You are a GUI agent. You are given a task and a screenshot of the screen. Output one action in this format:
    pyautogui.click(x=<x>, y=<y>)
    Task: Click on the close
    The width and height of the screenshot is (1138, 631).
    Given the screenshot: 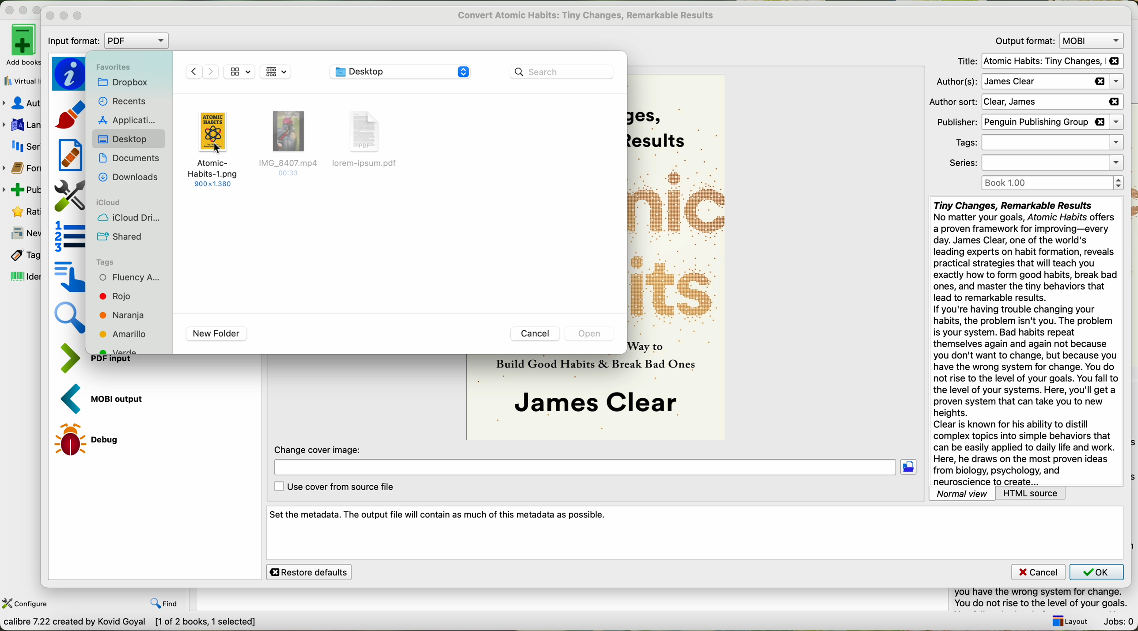 What is the action you would take?
    pyautogui.click(x=50, y=16)
    